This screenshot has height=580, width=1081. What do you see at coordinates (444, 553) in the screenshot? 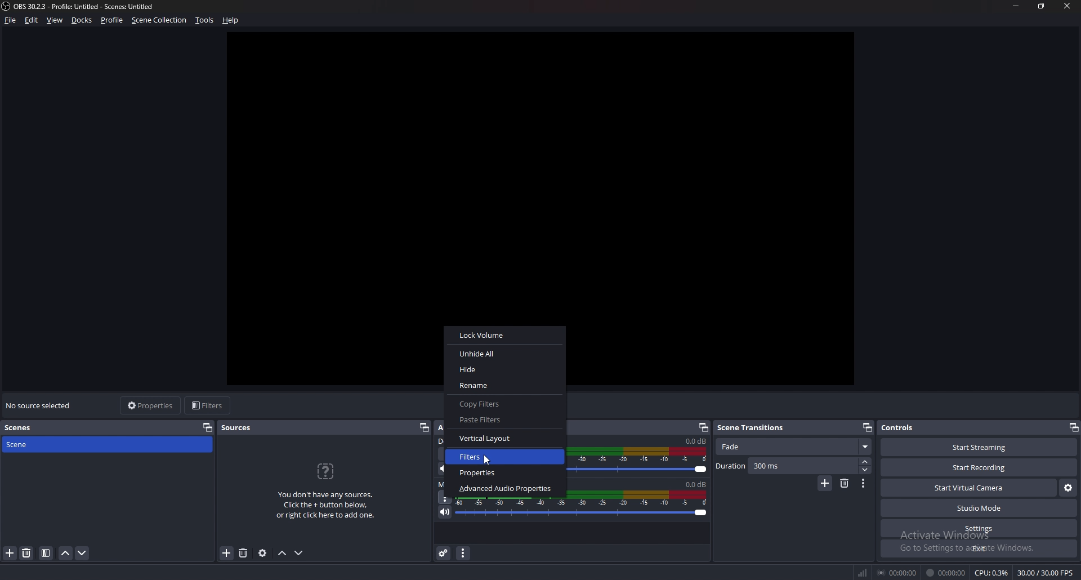
I see `advanced audio properties` at bounding box center [444, 553].